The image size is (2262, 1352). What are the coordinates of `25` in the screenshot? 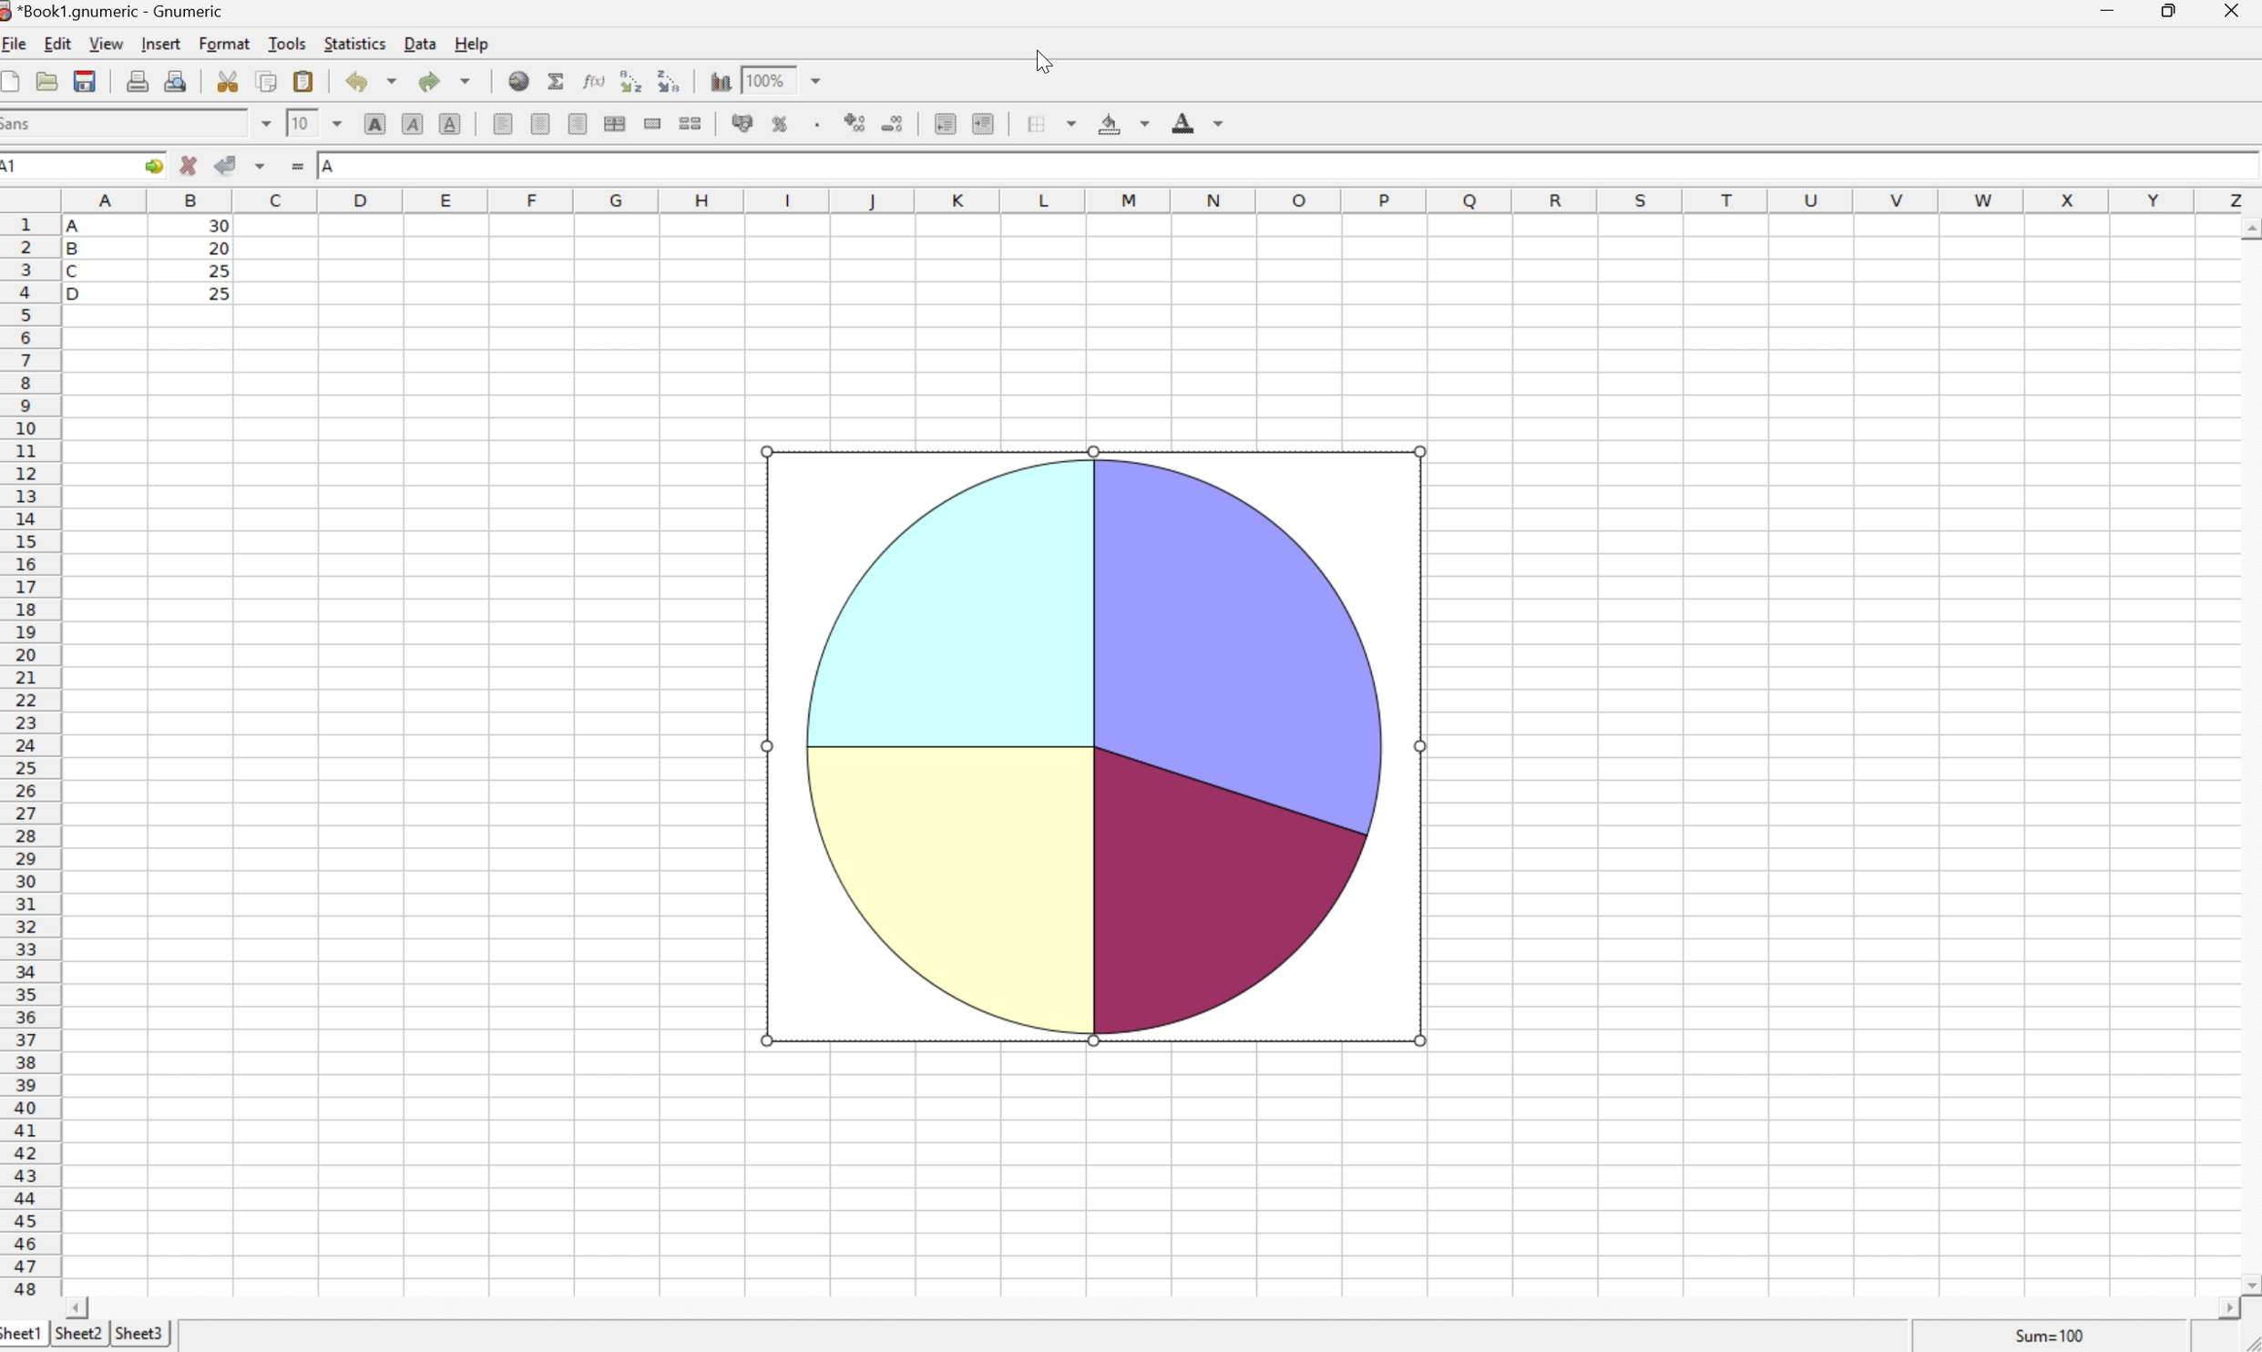 It's located at (222, 293).